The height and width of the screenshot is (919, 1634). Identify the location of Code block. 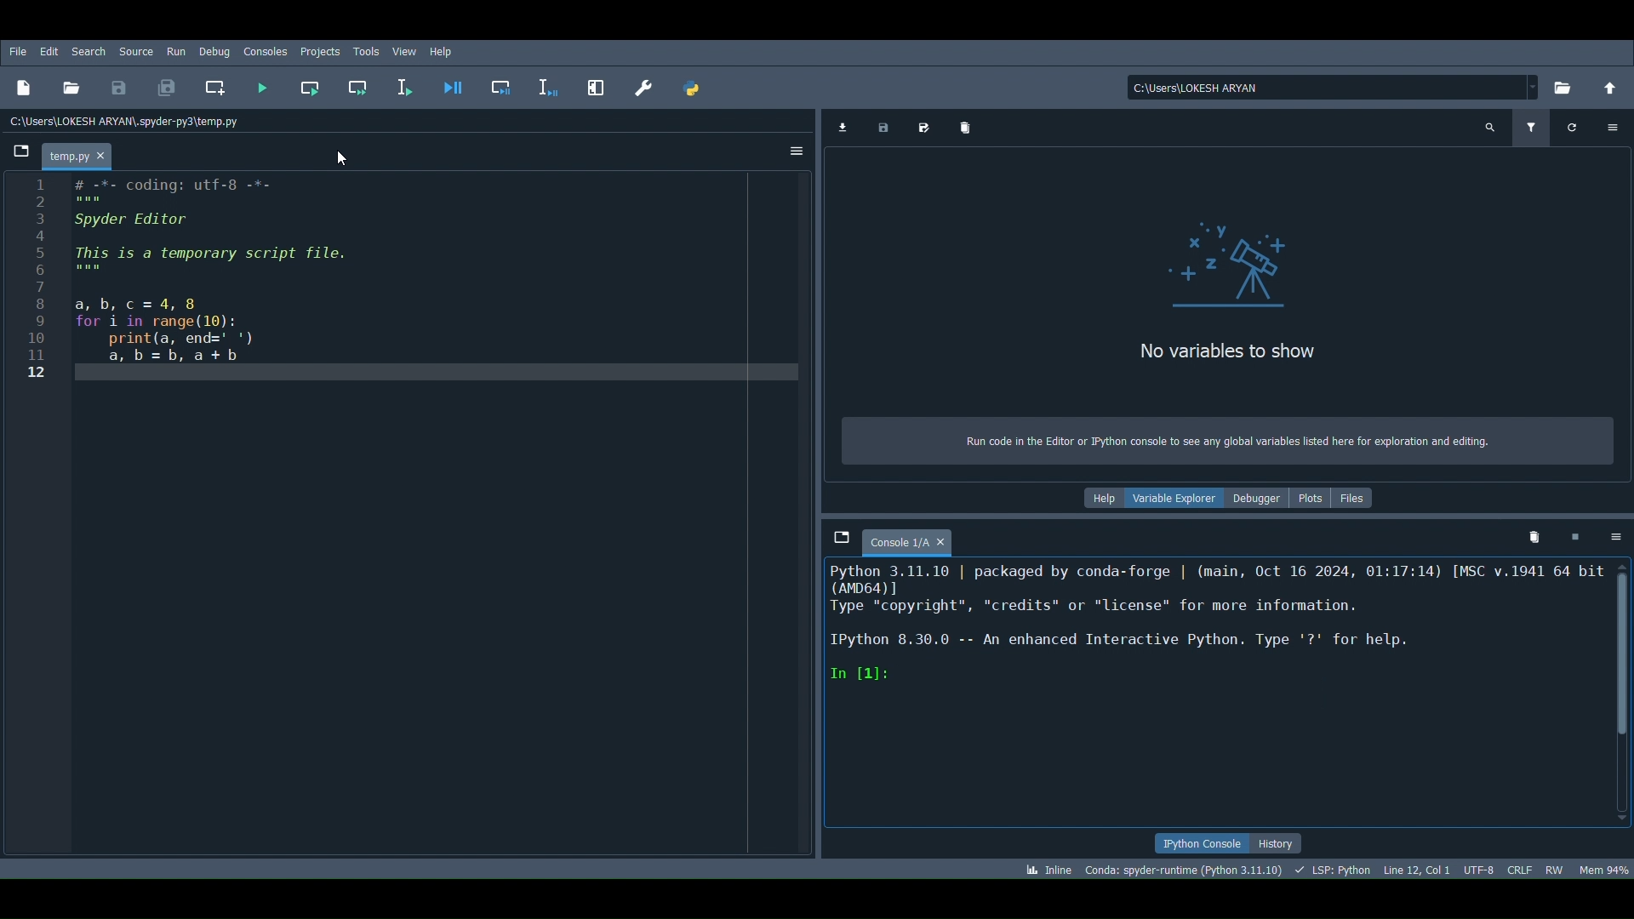
(412, 518).